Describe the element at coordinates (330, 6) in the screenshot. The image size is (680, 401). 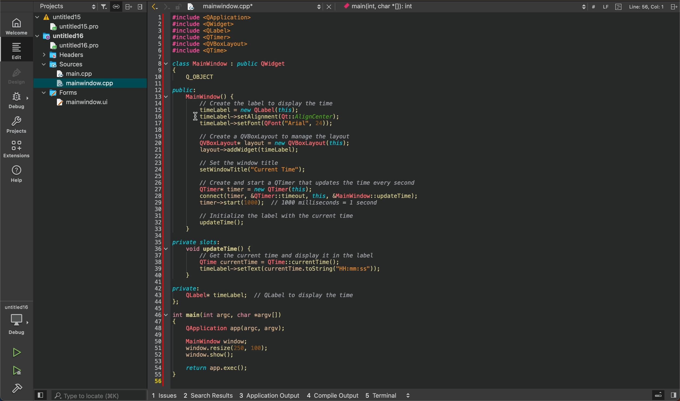
I see `close` at that location.